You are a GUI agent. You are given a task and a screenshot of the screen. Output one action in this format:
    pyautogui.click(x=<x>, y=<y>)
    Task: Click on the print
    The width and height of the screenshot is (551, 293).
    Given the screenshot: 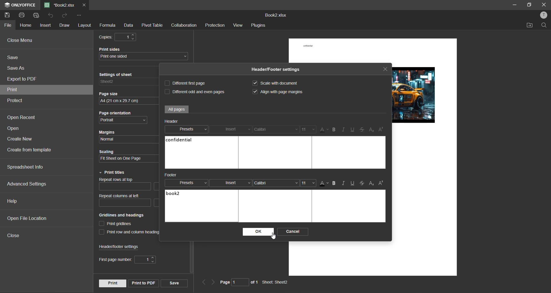 What is the action you would take?
    pyautogui.click(x=12, y=90)
    